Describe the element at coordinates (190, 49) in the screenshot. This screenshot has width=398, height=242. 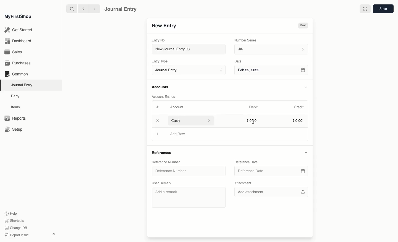
I see `New Journal Entry 03` at that location.